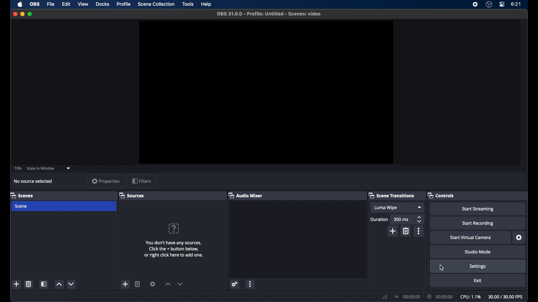 This screenshot has width=538, height=302. Describe the element at coordinates (207, 4) in the screenshot. I see `help` at that location.